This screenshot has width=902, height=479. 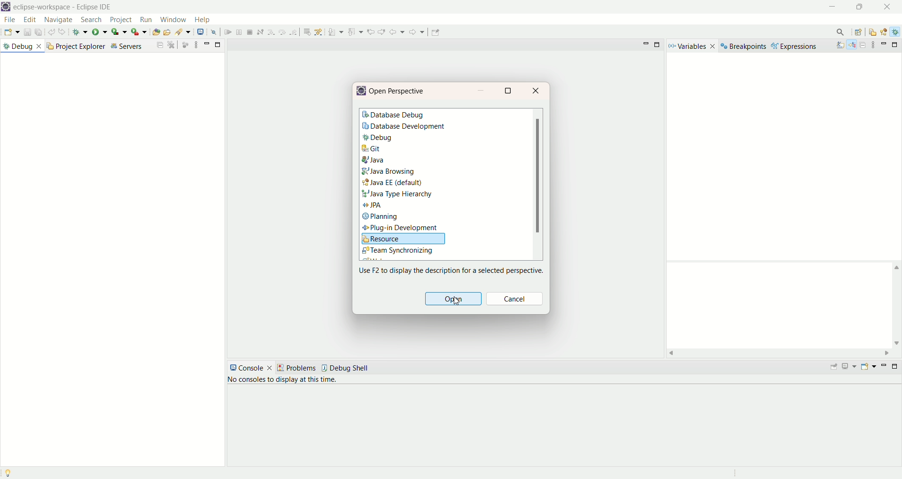 What do you see at coordinates (836, 364) in the screenshot?
I see `pin console` at bounding box center [836, 364].